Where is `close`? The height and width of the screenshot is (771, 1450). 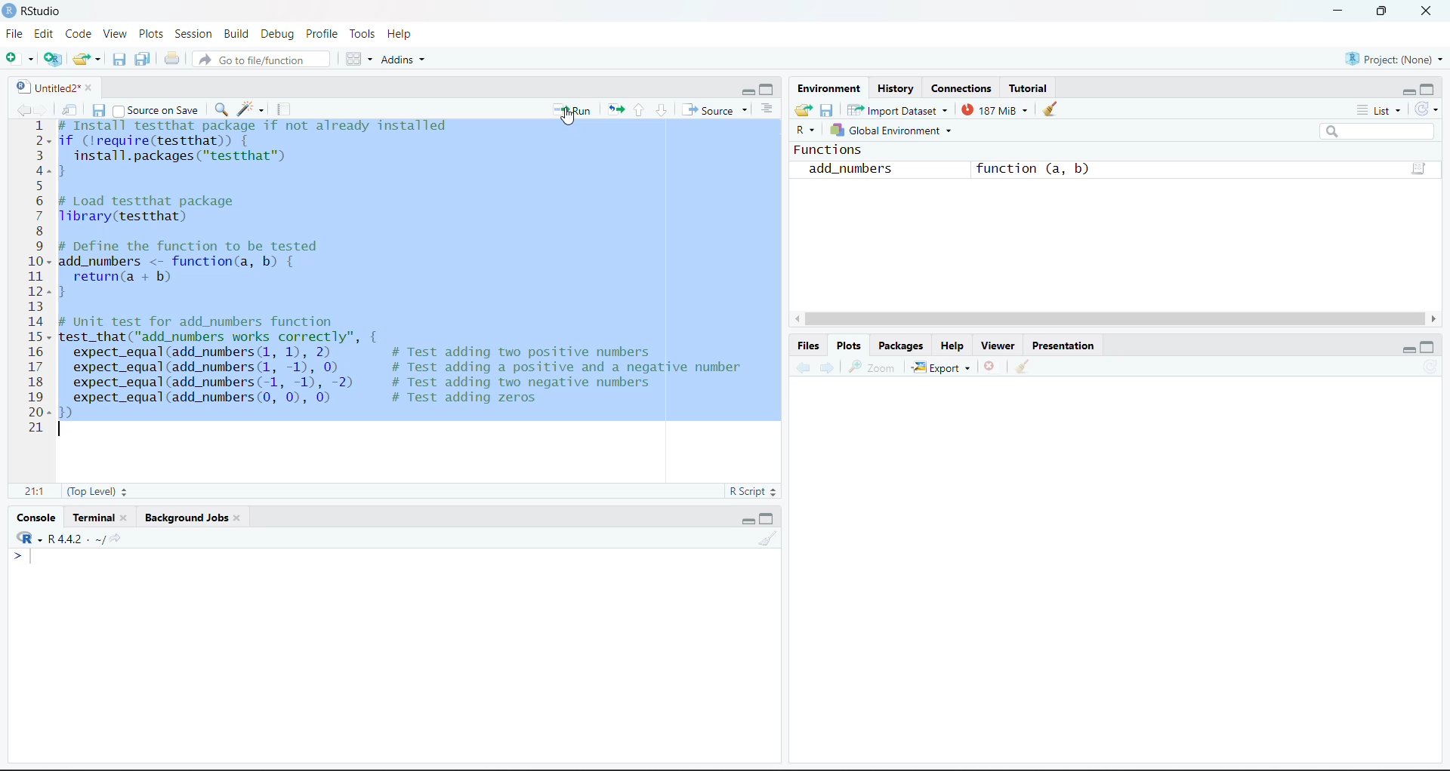 close is located at coordinates (1428, 11).